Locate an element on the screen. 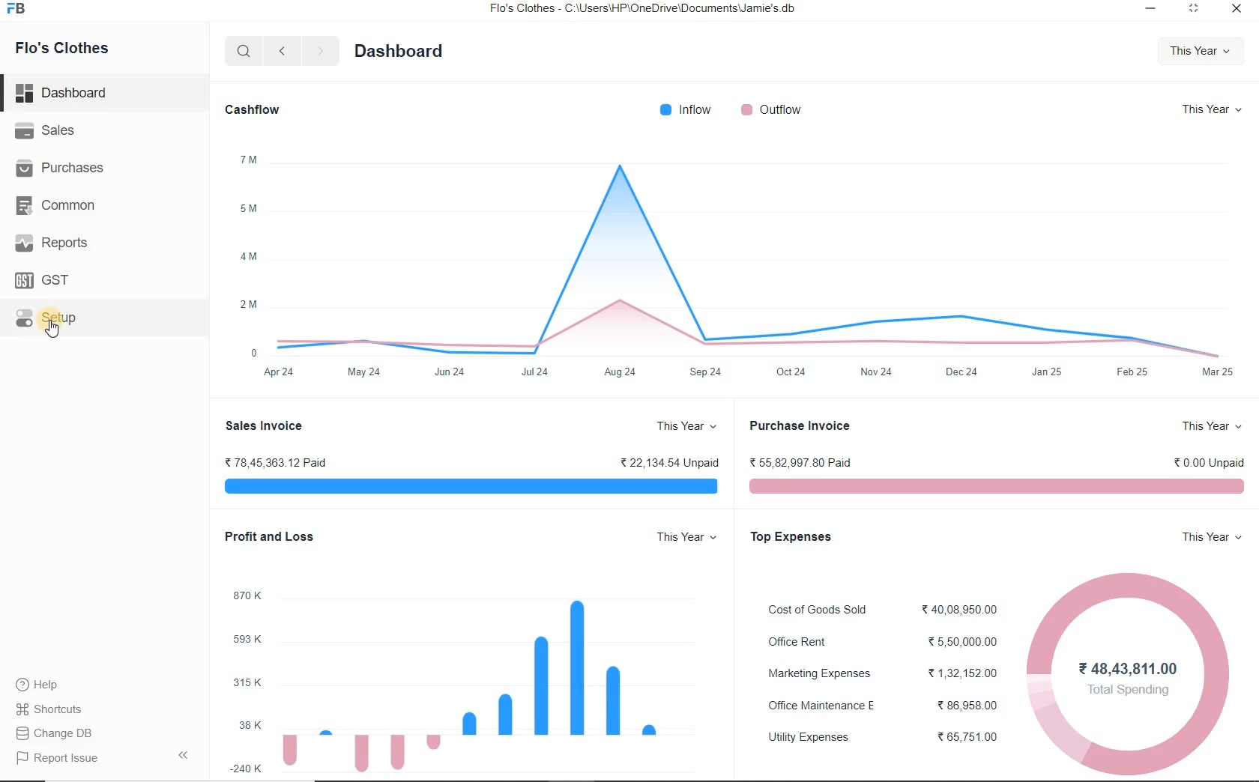 Image resolution: width=1259 pixels, height=782 pixels. Cursor is located at coordinates (52, 328).